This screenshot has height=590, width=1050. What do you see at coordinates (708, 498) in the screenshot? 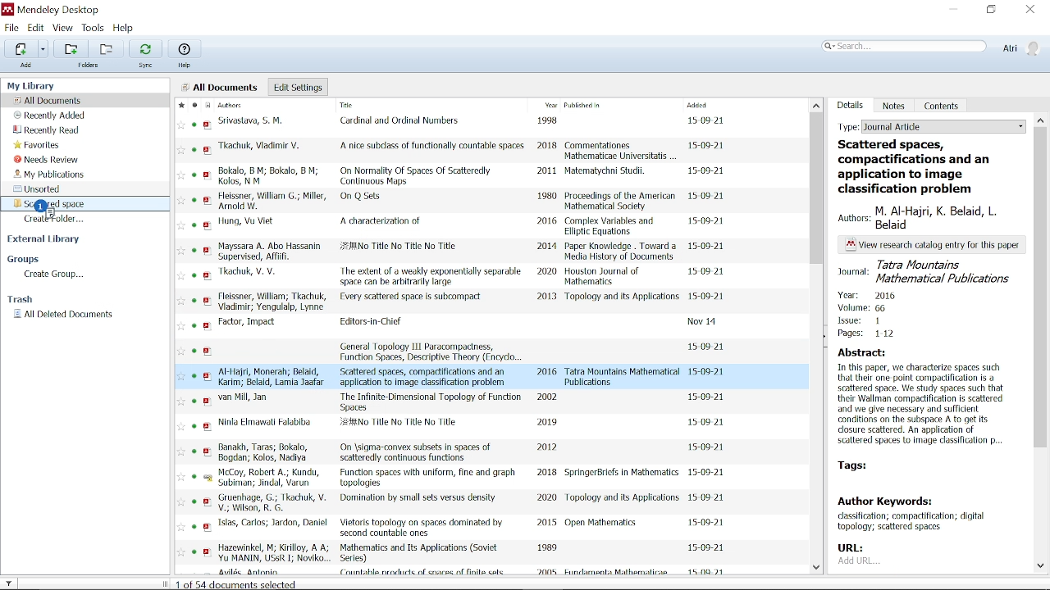
I see `date` at bounding box center [708, 498].